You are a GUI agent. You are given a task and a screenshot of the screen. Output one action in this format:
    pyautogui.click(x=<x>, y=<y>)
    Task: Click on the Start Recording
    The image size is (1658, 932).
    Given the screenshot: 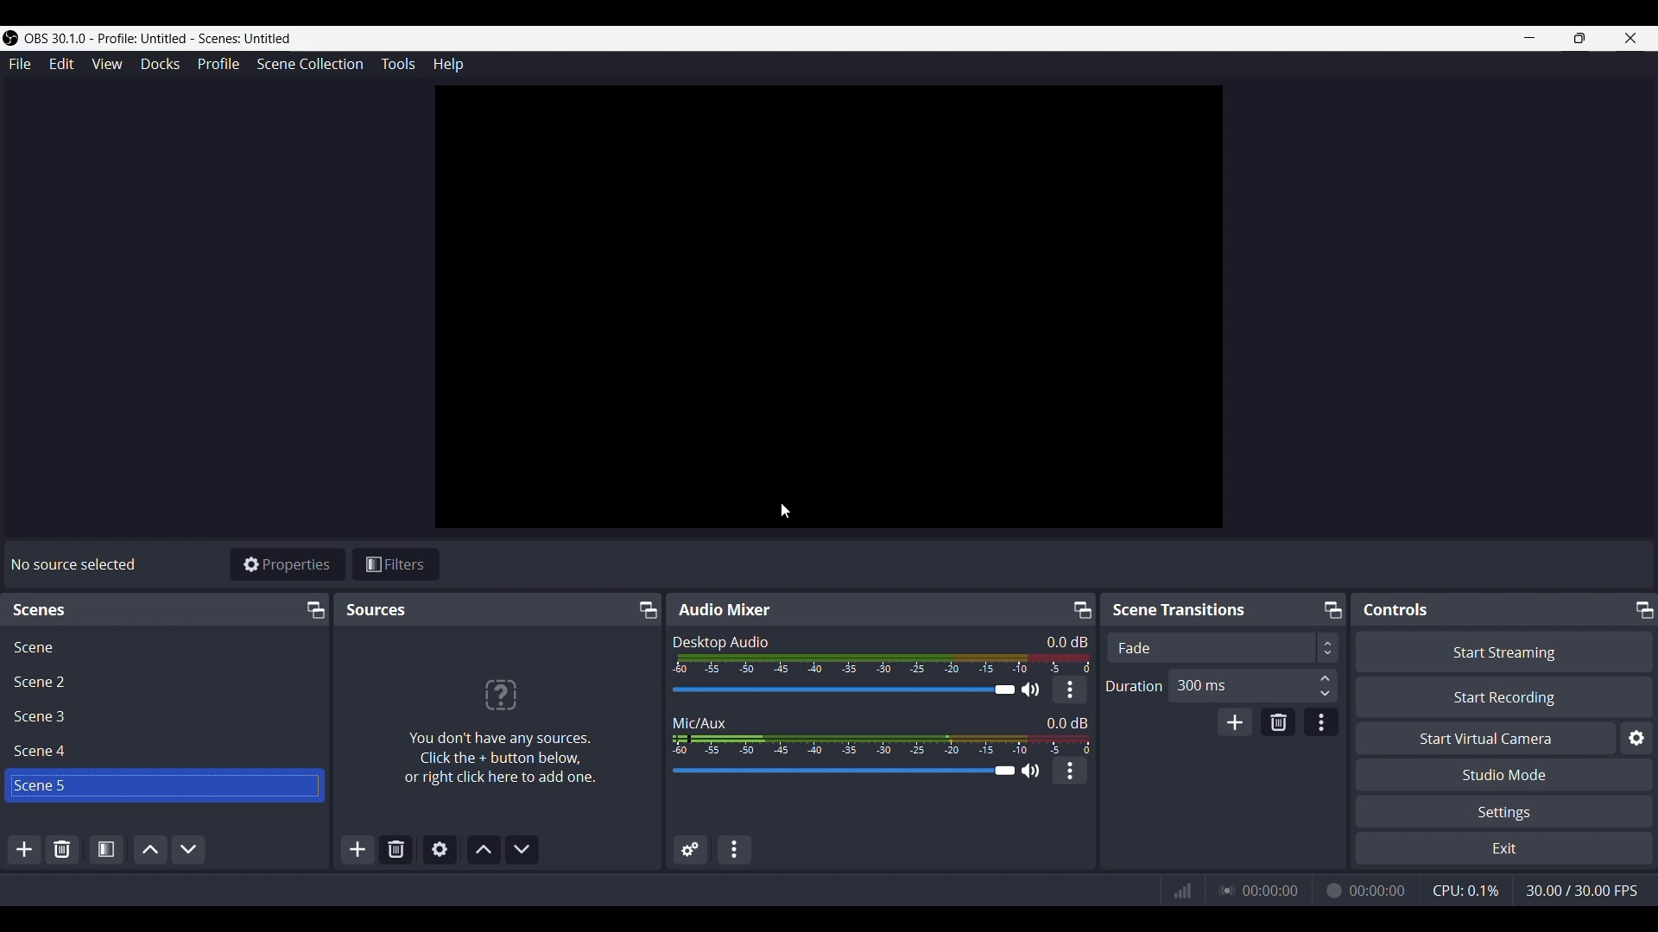 What is the action you would take?
    pyautogui.click(x=1503, y=697)
    